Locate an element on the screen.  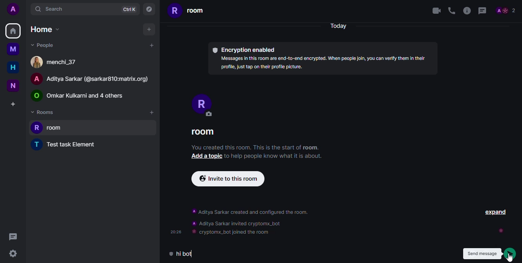
PEOPLE is located at coordinates (94, 78).